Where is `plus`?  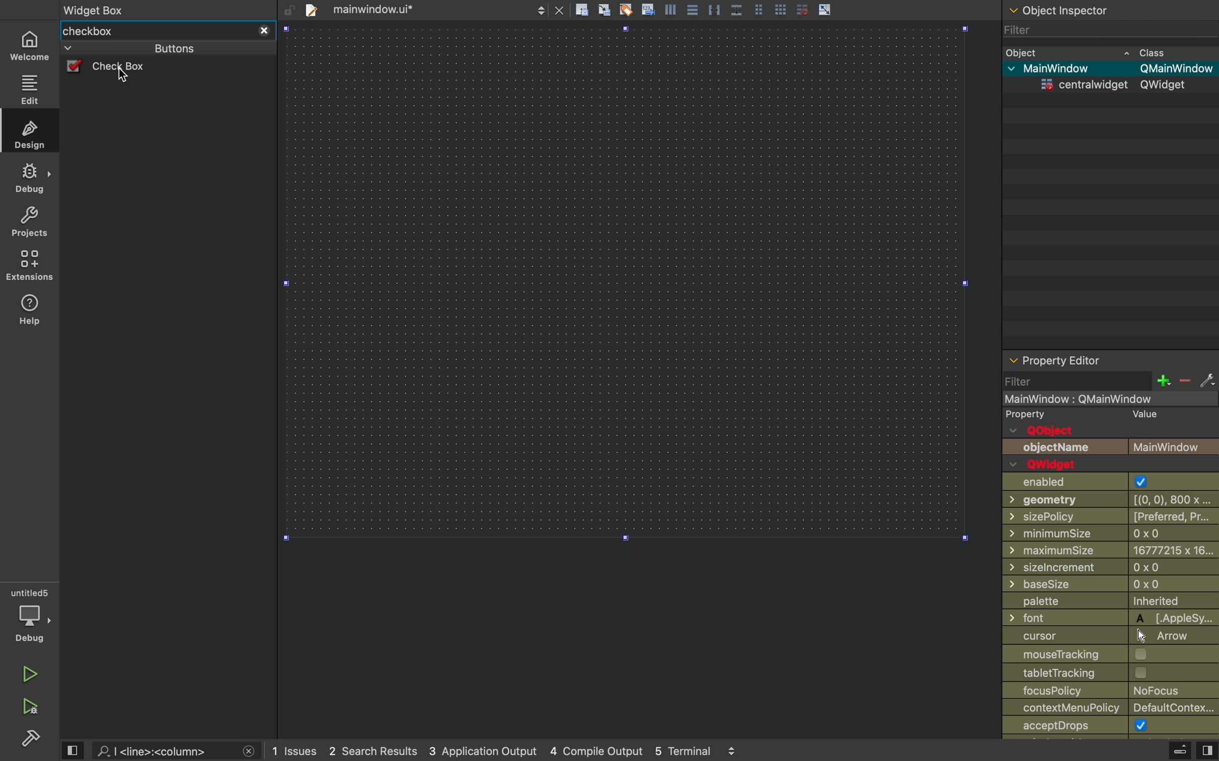 plus is located at coordinates (1163, 380).